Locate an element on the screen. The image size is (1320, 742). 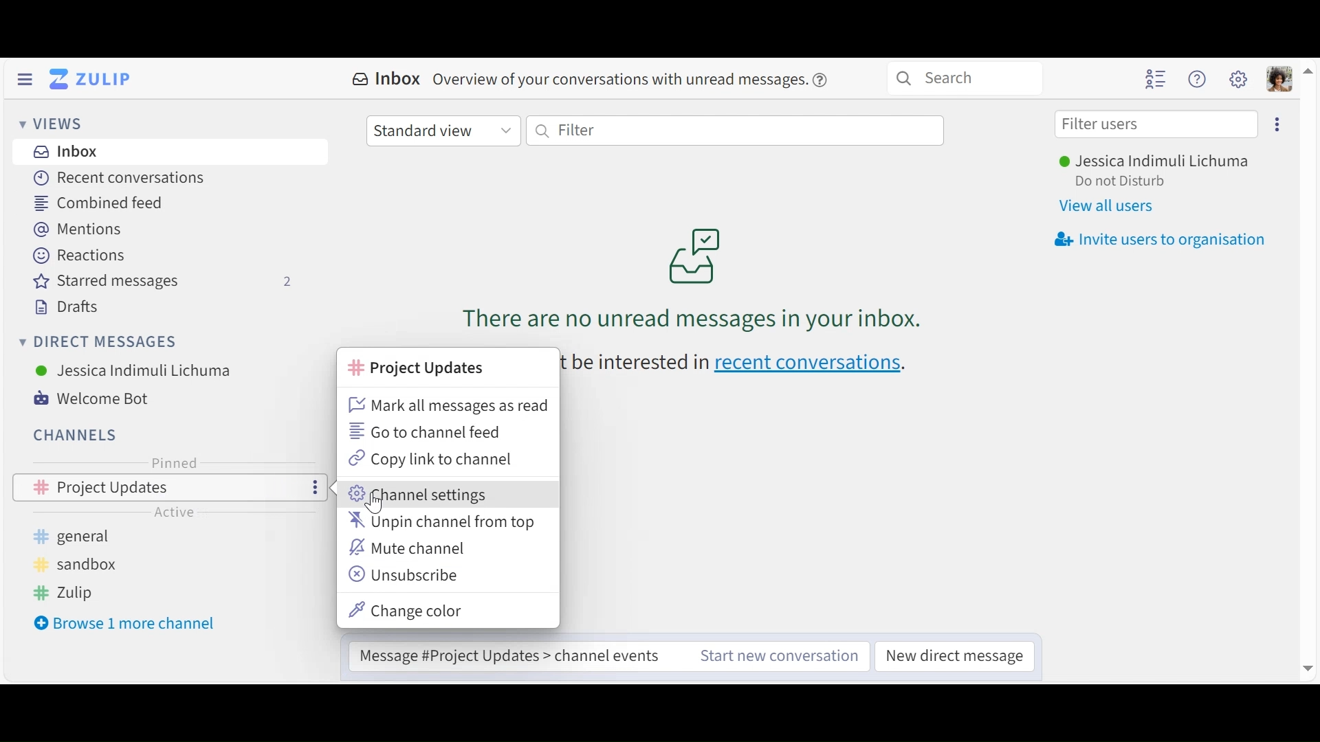
zulip is located at coordinates (65, 593).